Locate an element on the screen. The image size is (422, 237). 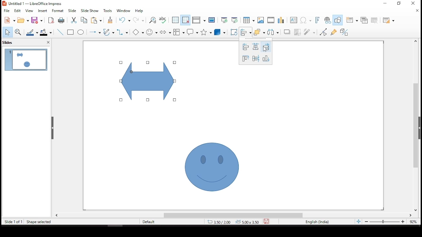
minimize is located at coordinates (400, 4).